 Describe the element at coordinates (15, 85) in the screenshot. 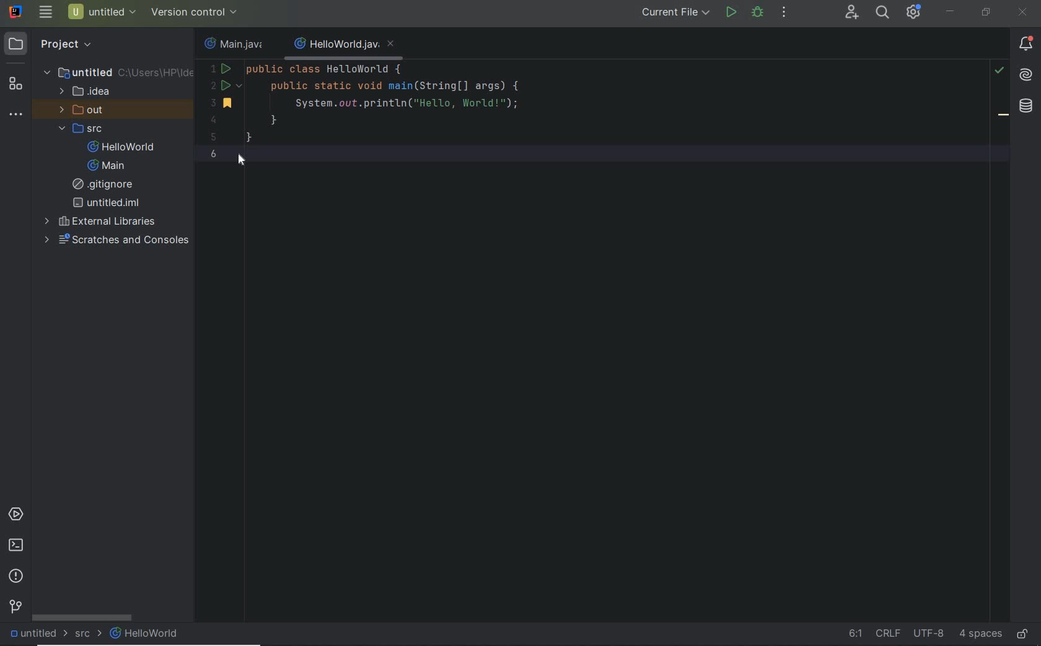

I see `structure` at that location.